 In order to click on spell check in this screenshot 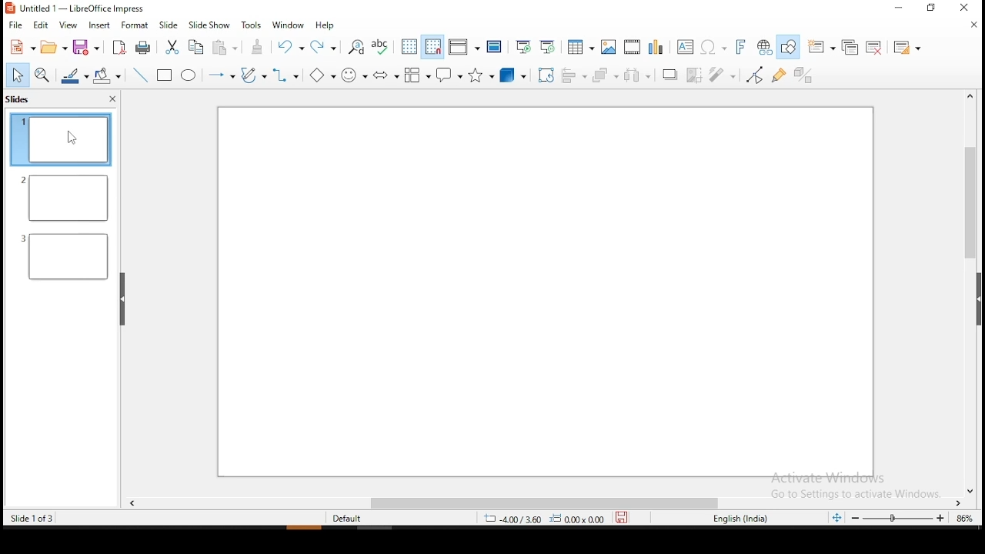, I will do `click(383, 48)`.